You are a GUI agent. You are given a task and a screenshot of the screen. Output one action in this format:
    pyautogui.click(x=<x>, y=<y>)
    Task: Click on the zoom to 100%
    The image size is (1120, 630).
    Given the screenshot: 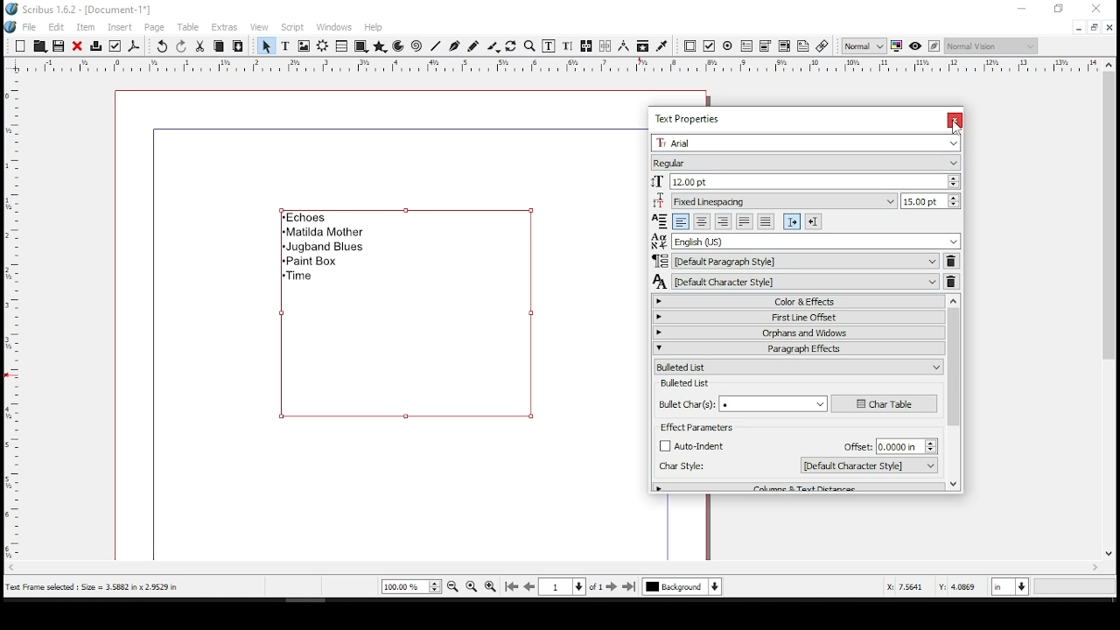 What is the action you would take?
    pyautogui.click(x=472, y=585)
    